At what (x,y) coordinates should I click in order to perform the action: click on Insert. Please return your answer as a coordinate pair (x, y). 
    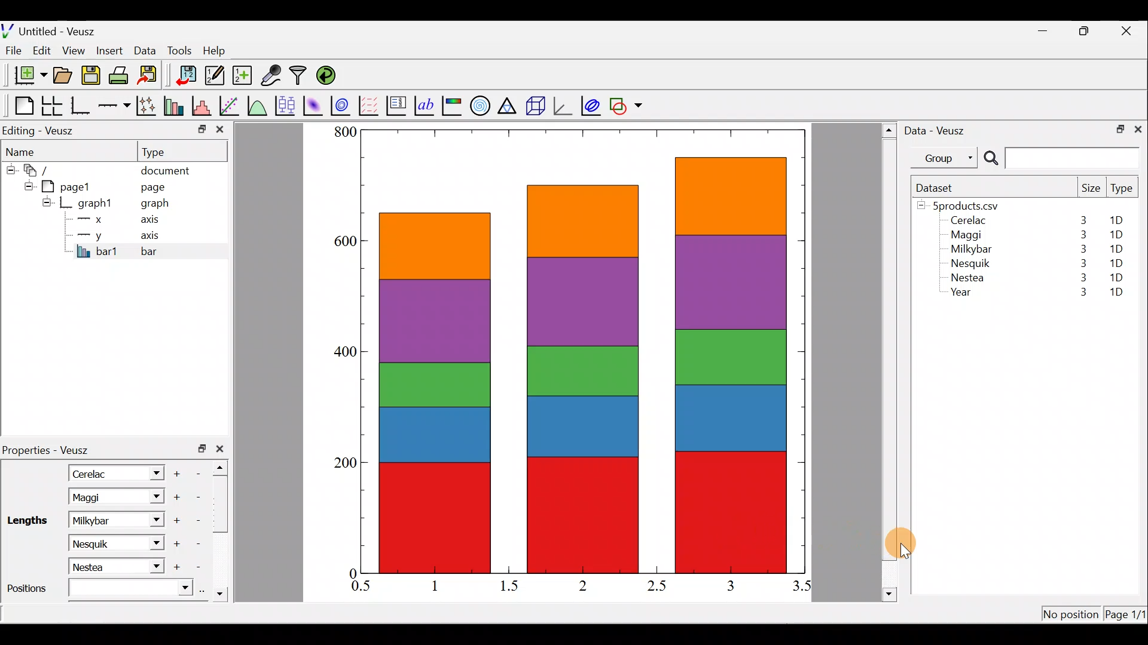
    Looking at the image, I should click on (111, 50).